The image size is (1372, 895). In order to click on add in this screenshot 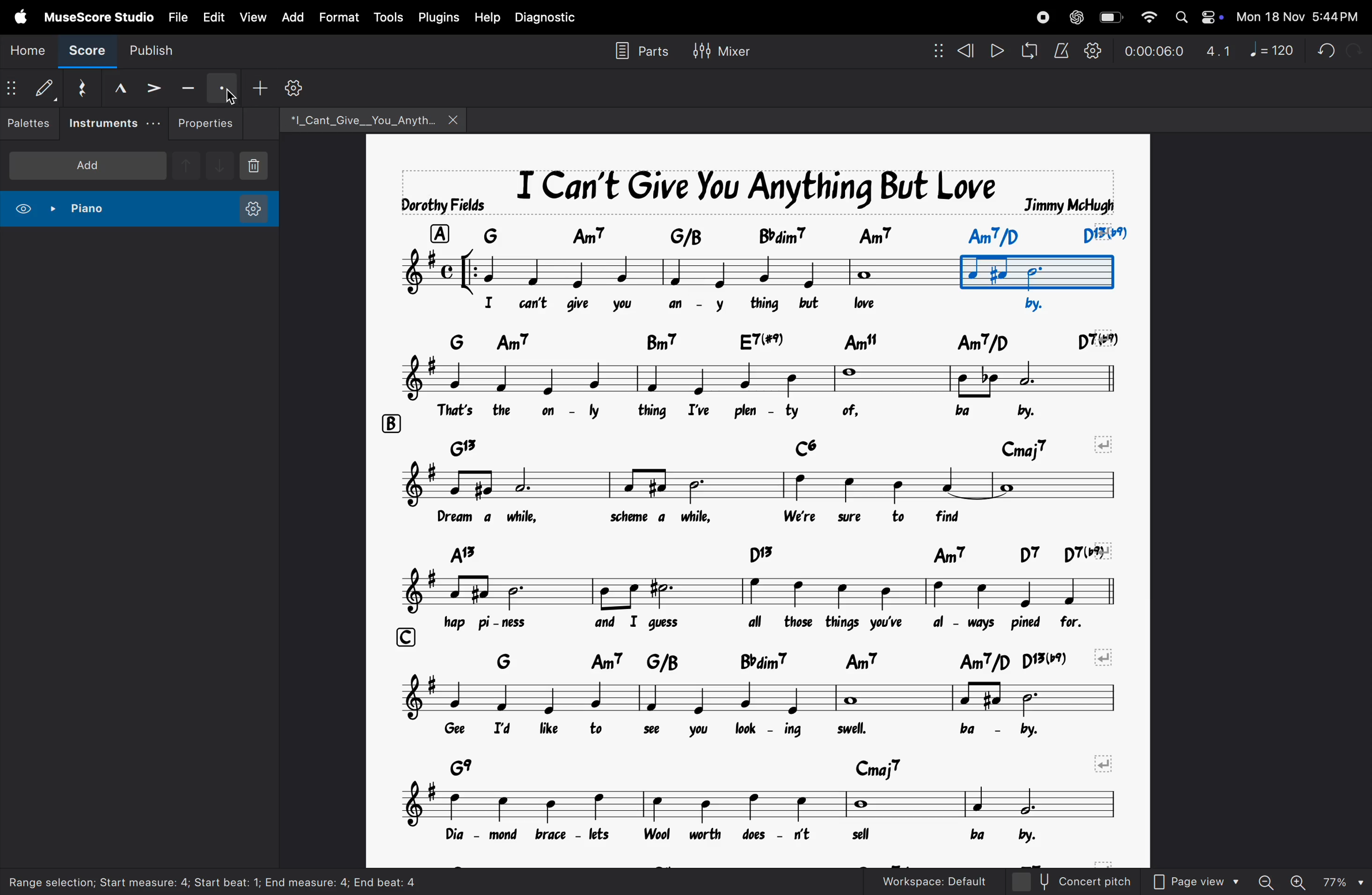, I will do `click(258, 87)`.